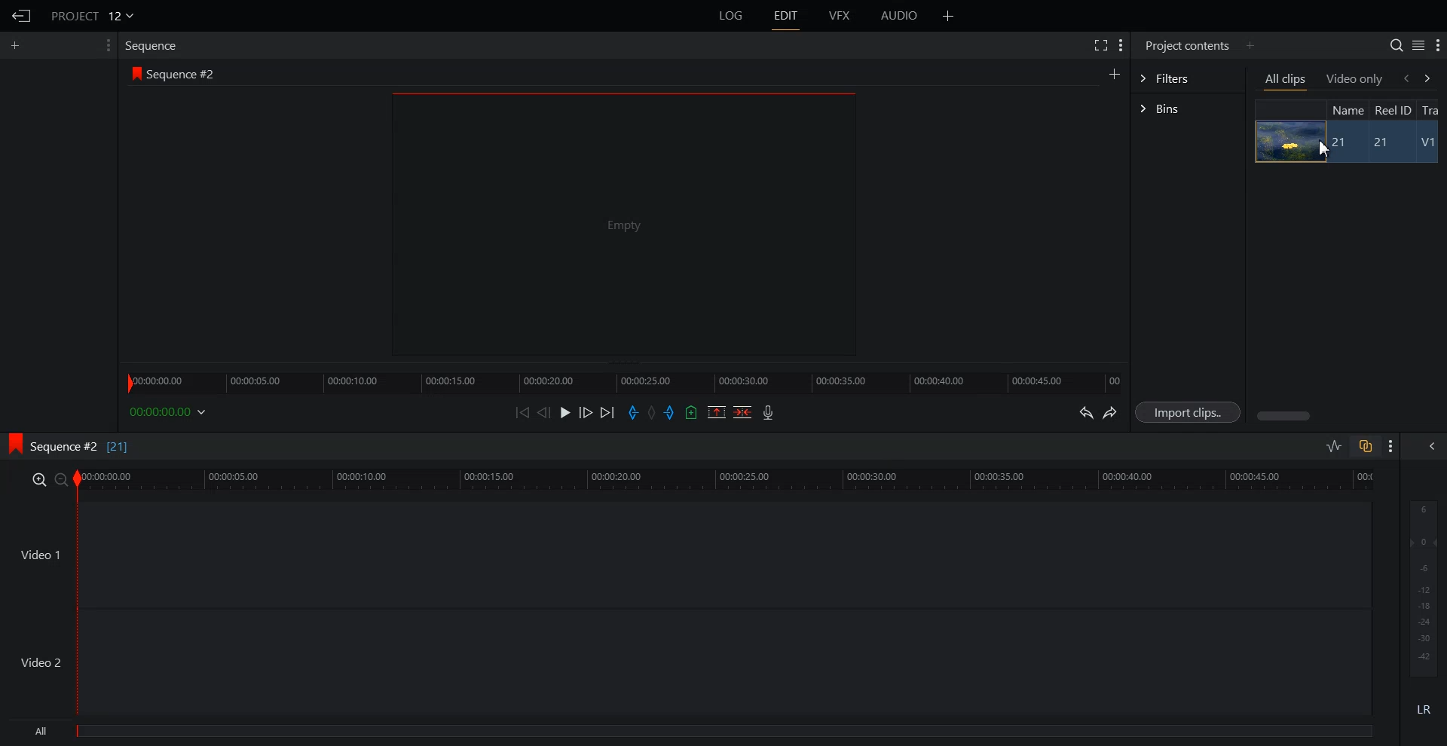 Image resolution: width=1447 pixels, height=746 pixels. What do you see at coordinates (1438, 46) in the screenshot?
I see `Show setting menu` at bounding box center [1438, 46].